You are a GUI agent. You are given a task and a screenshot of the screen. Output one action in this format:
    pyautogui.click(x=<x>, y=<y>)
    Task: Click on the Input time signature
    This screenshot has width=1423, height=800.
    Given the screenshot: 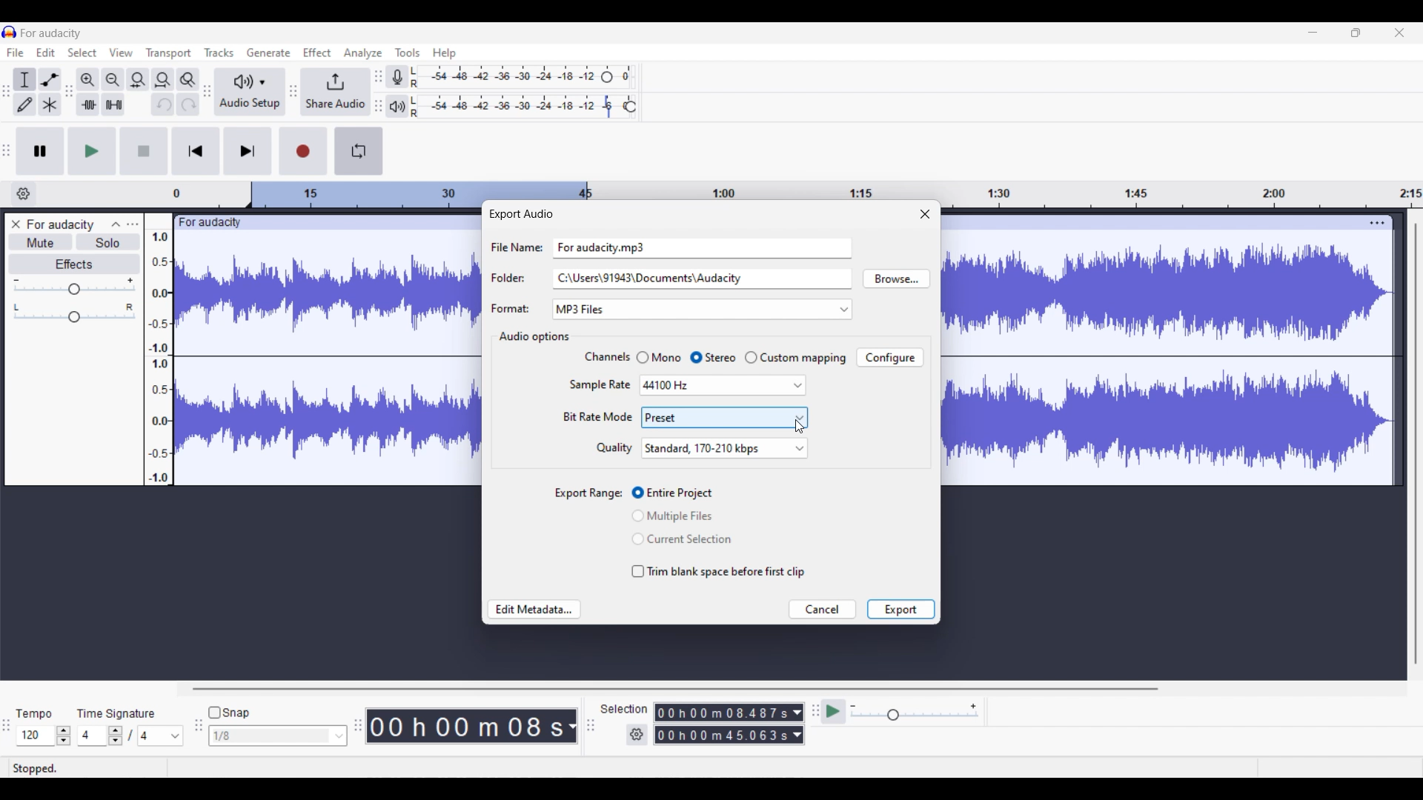 What is the action you would take?
    pyautogui.click(x=91, y=736)
    